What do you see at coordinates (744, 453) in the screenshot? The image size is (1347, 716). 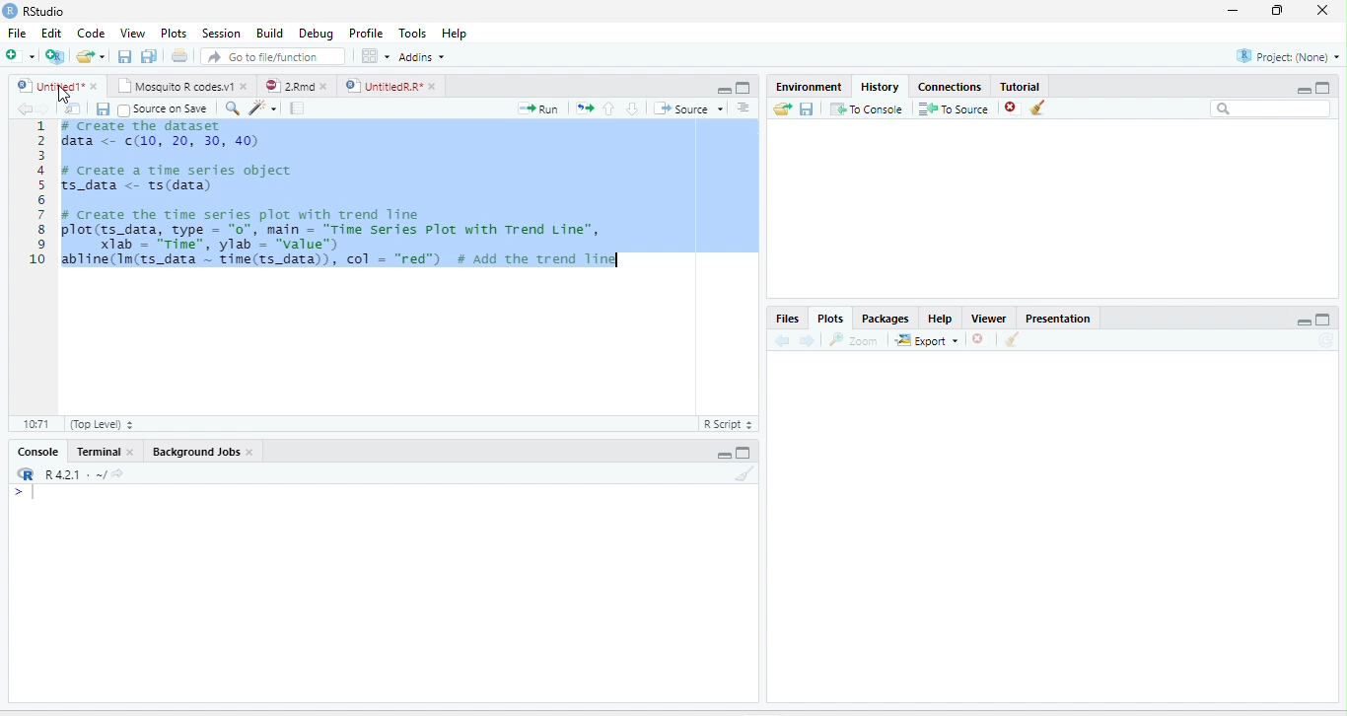 I see `Maximize` at bounding box center [744, 453].